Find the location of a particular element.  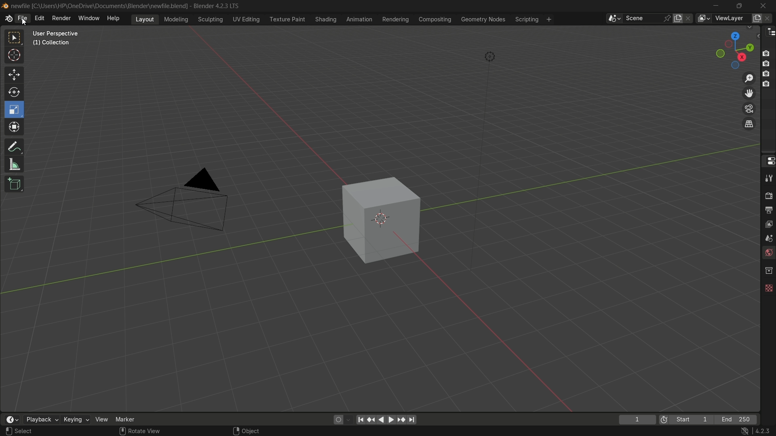

switch current view layer is located at coordinates (749, 124).